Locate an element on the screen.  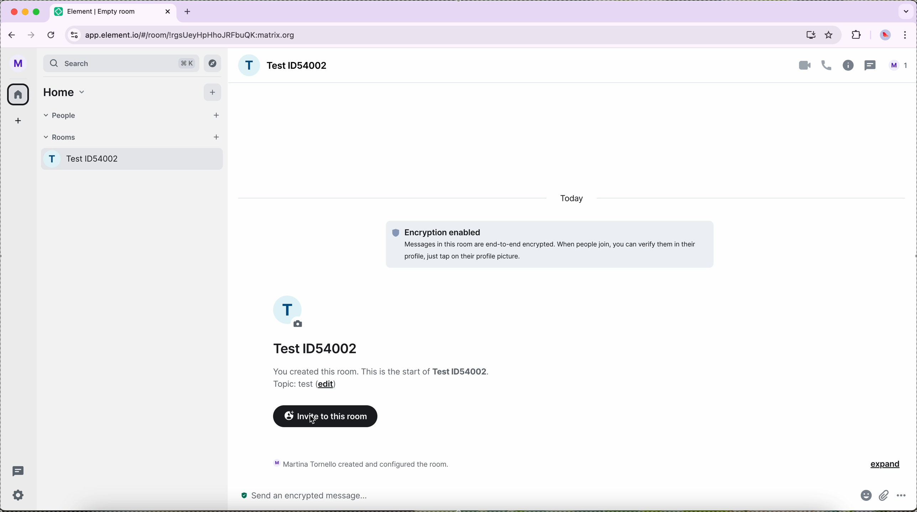
call is located at coordinates (827, 66).